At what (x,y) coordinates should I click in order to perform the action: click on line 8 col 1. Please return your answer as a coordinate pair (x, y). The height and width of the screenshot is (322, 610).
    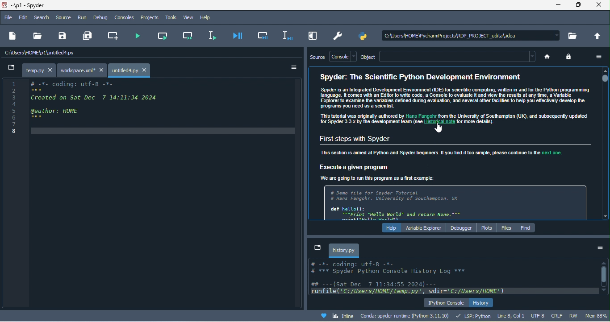
    Looking at the image, I should click on (512, 316).